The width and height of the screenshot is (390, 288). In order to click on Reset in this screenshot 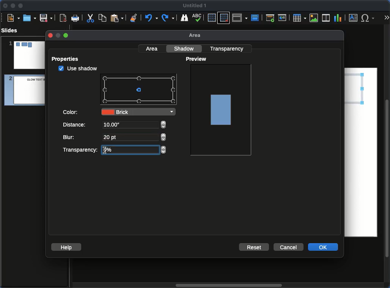, I will do `click(255, 247)`.